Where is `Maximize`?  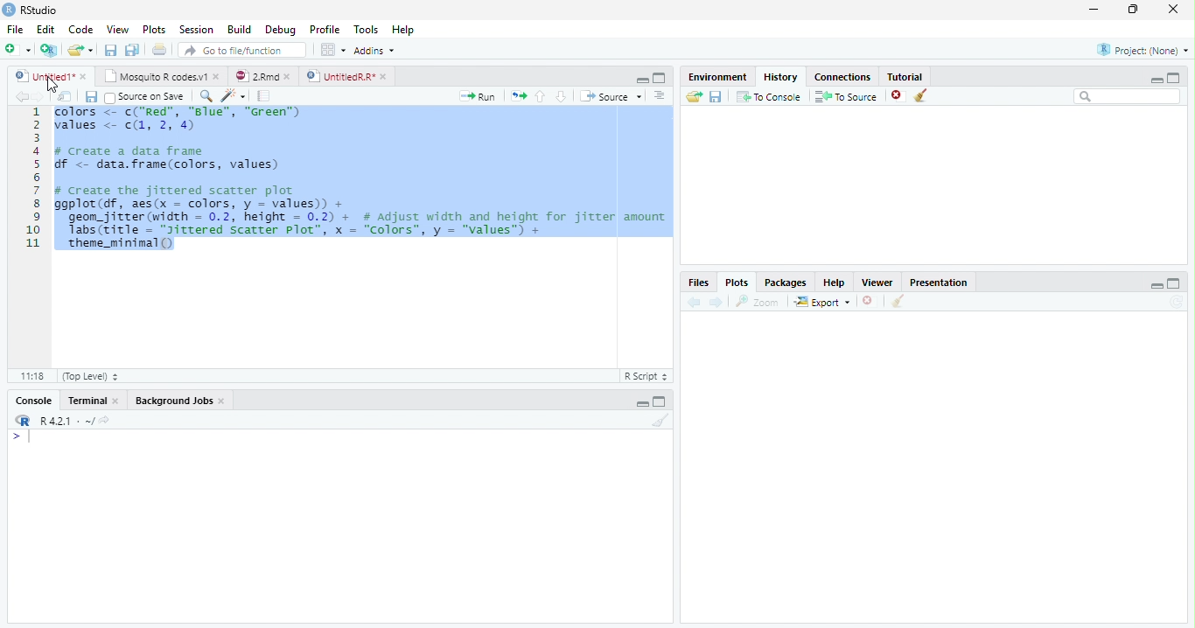 Maximize is located at coordinates (660, 401).